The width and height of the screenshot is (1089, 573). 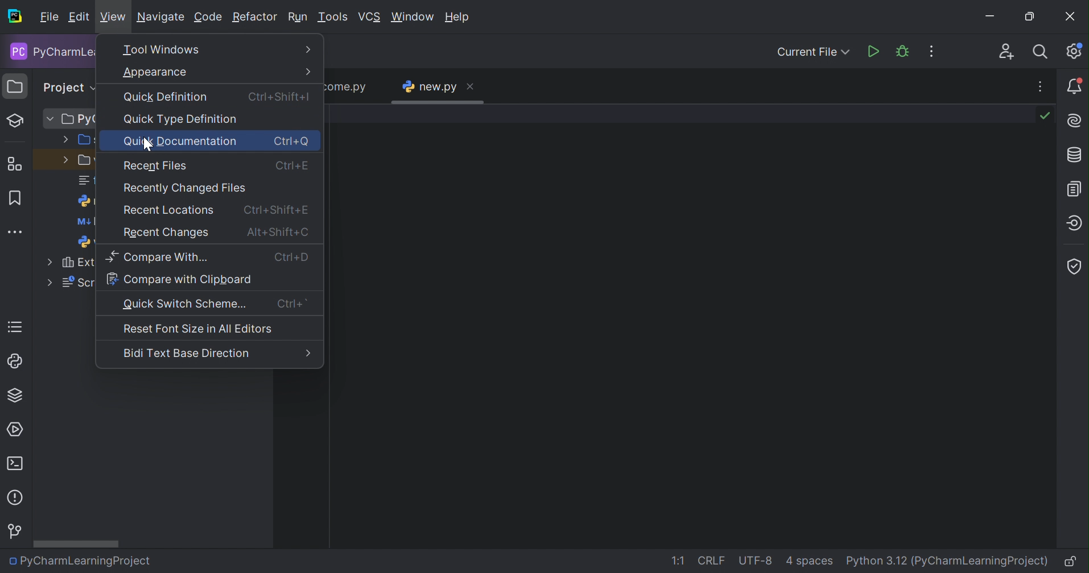 What do you see at coordinates (79, 560) in the screenshot?
I see `PyCharmLearningProject` at bounding box center [79, 560].